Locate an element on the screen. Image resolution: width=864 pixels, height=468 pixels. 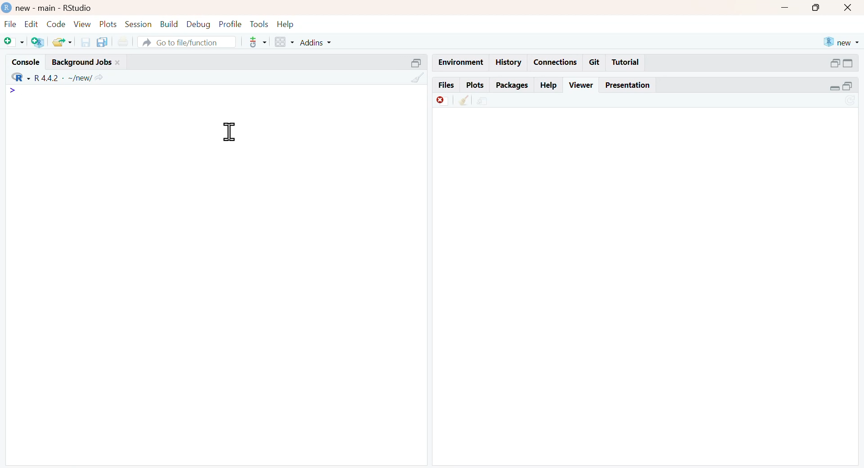
minimize is located at coordinates (786, 8).